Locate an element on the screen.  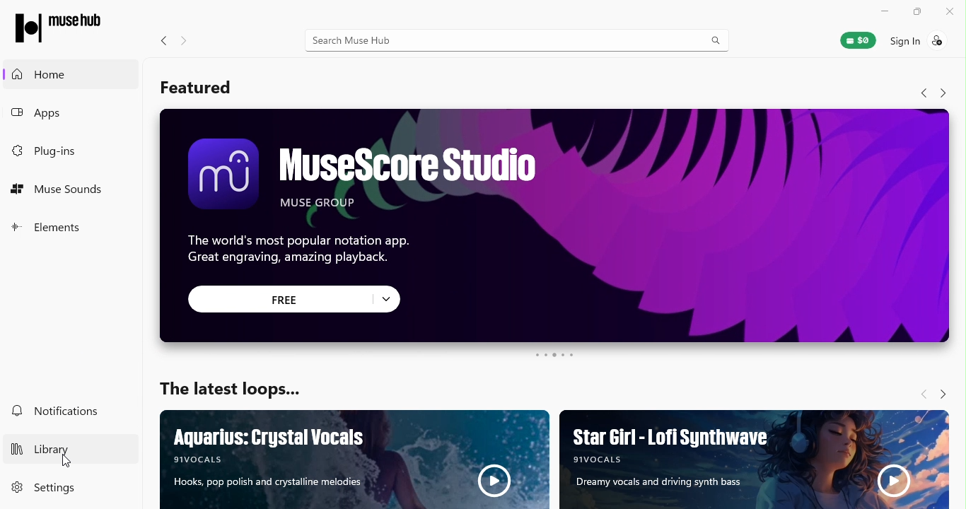
Apps is located at coordinates (56, 112).